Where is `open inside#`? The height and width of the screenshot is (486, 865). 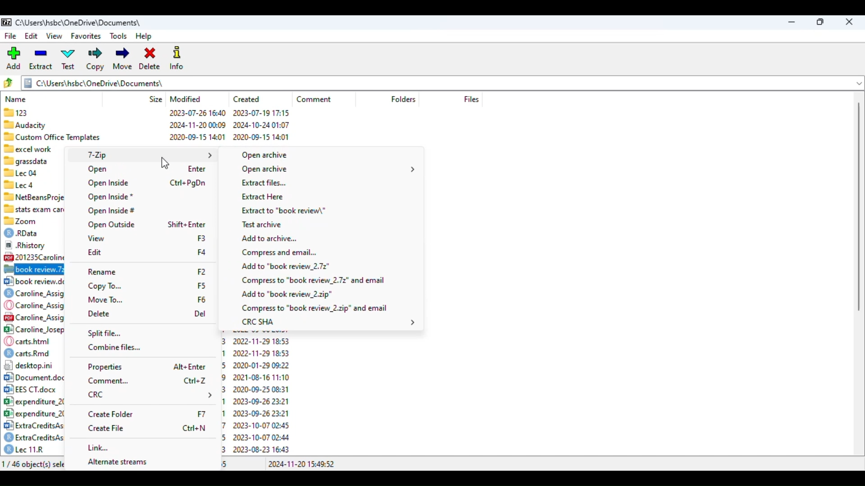 open inside# is located at coordinates (112, 211).